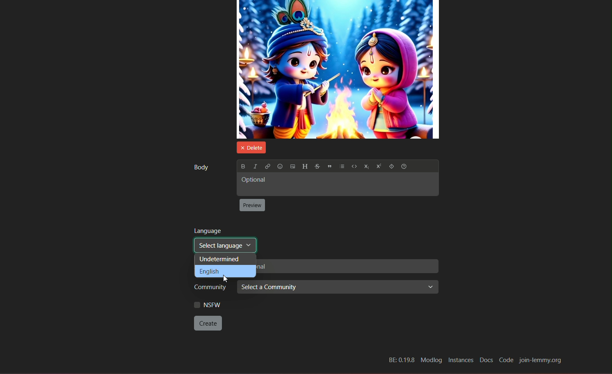 The width and height of the screenshot is (612, 374). Describe the element at coordinates (391, 167) in the screenshot. I see `help` at that location.